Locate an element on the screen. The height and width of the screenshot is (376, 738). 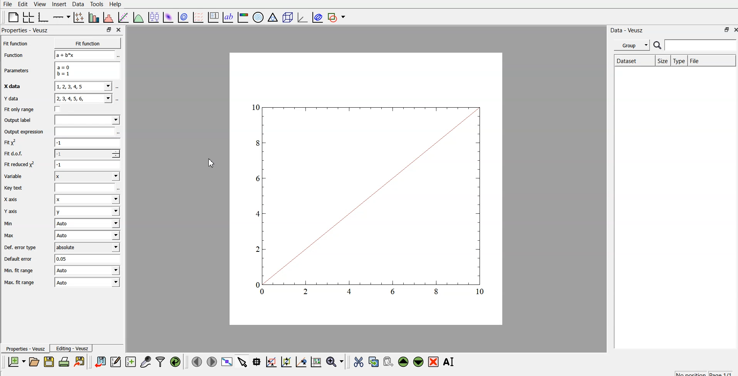
copy the selected widget is located at coordinates (374, 363).